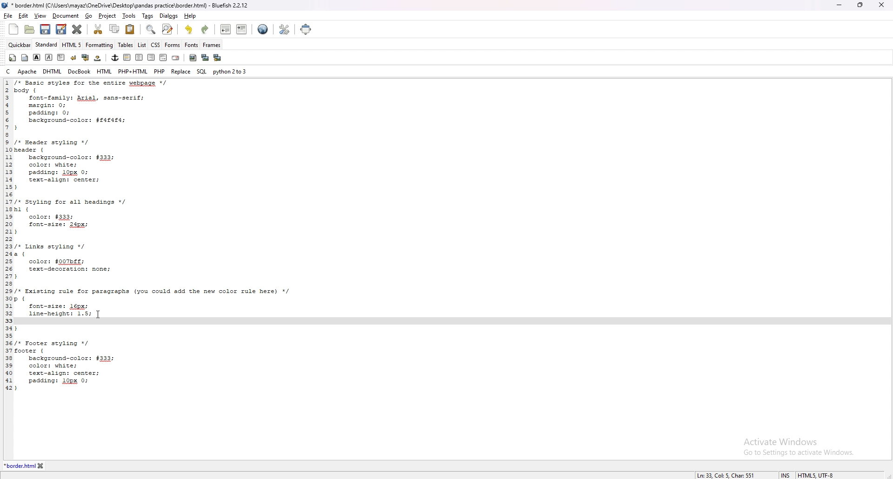 This screenshot has height=479, width=893. Describe the element at coordinates (147, 15) in the screenshot. I see `tags` at that location.